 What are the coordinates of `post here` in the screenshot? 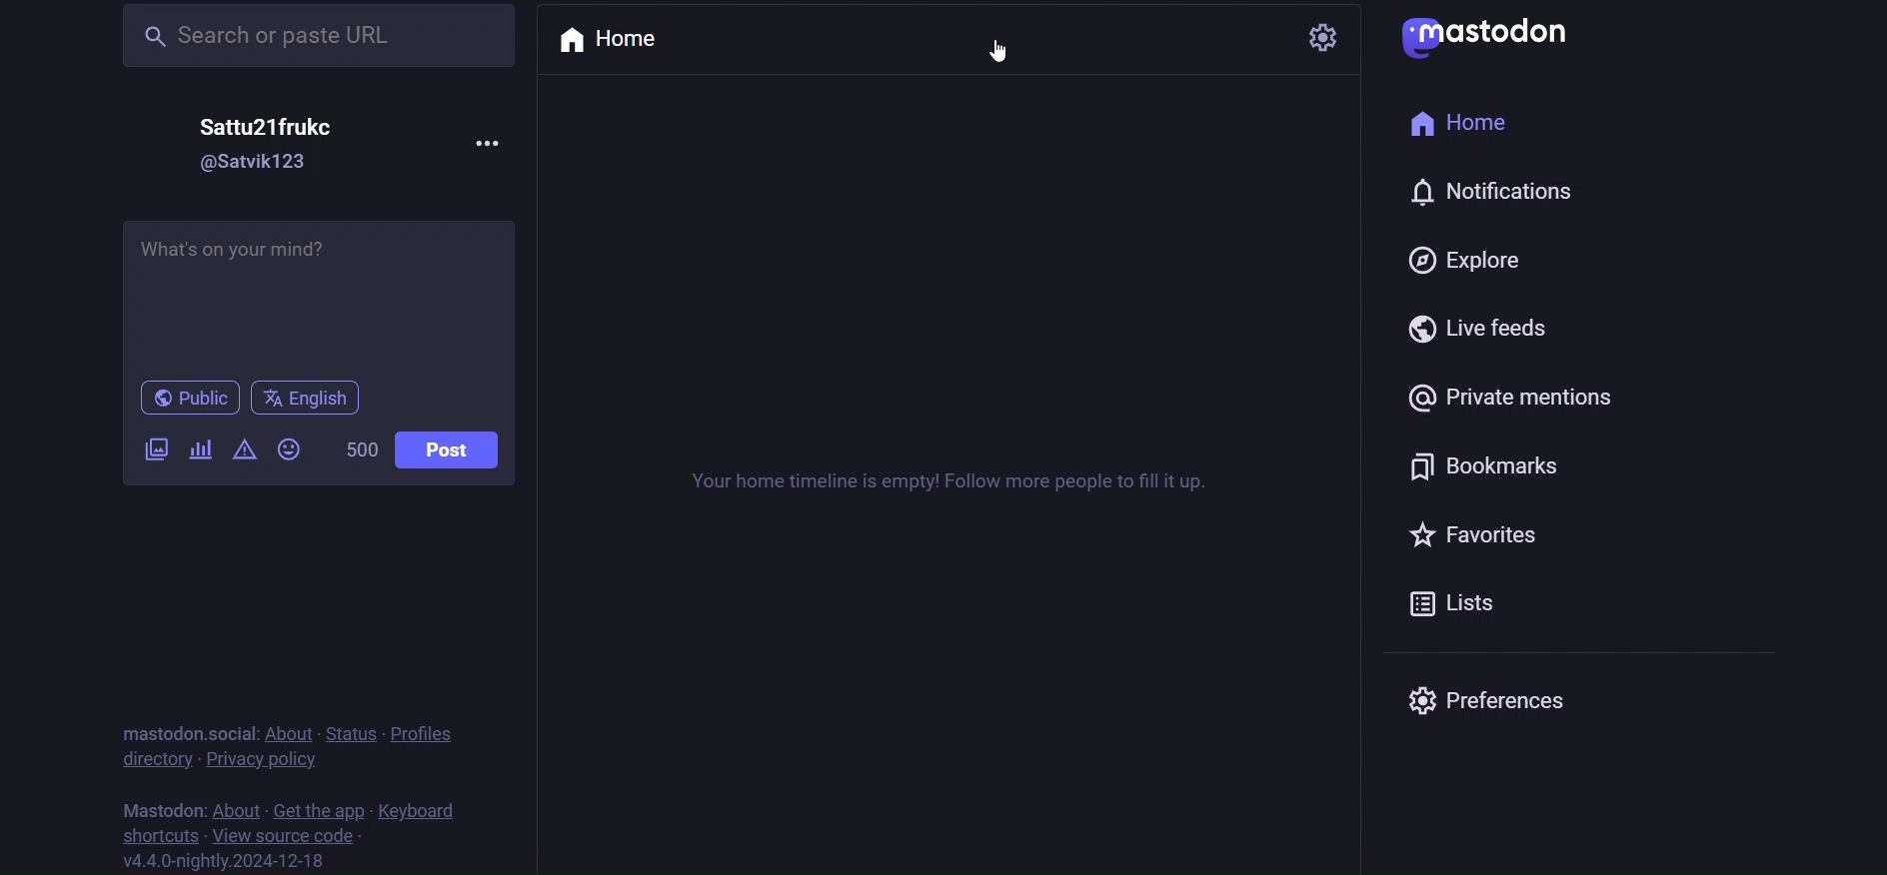 It's located at (321, 293).